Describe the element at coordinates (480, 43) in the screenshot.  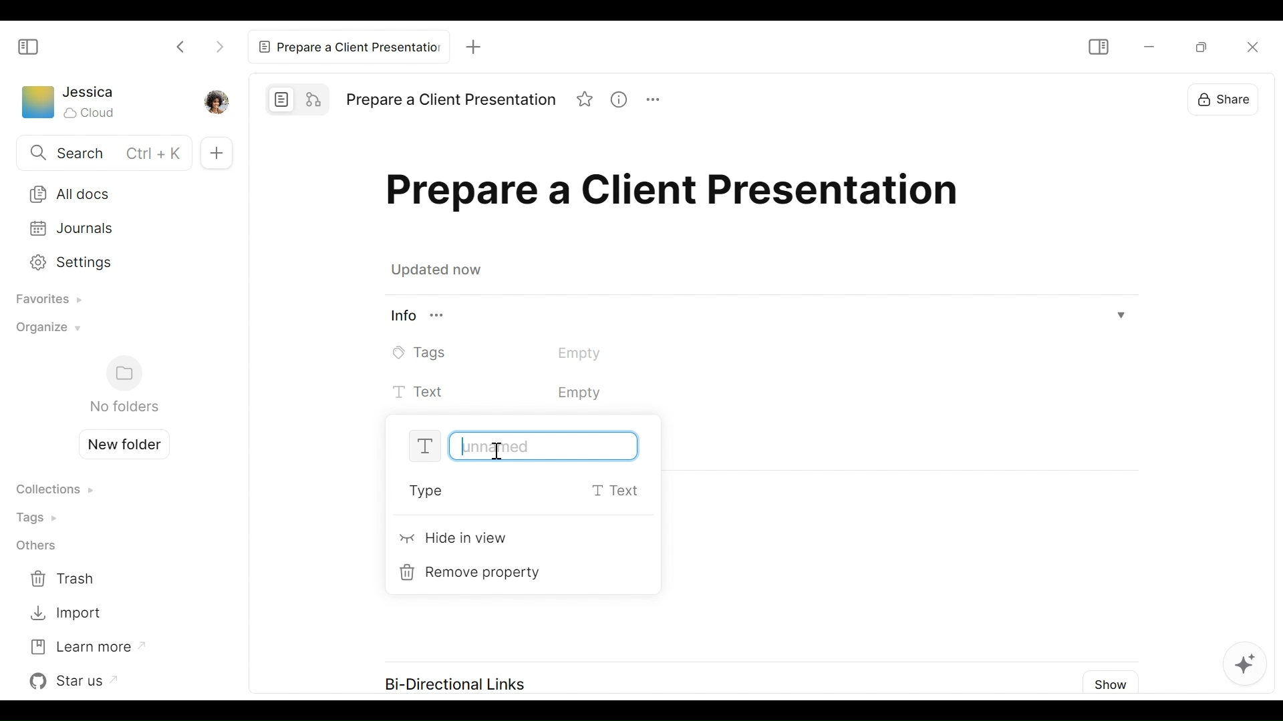
I see `New Tab` at that location.